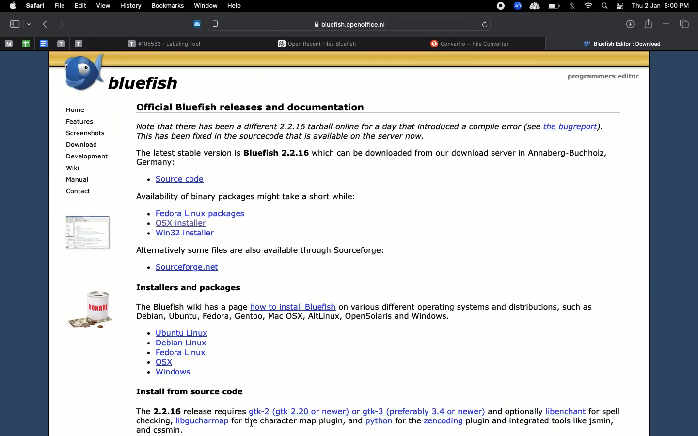 The width and height of the screenshot is (698, 436). I want to click on logo, so click(87, 233).